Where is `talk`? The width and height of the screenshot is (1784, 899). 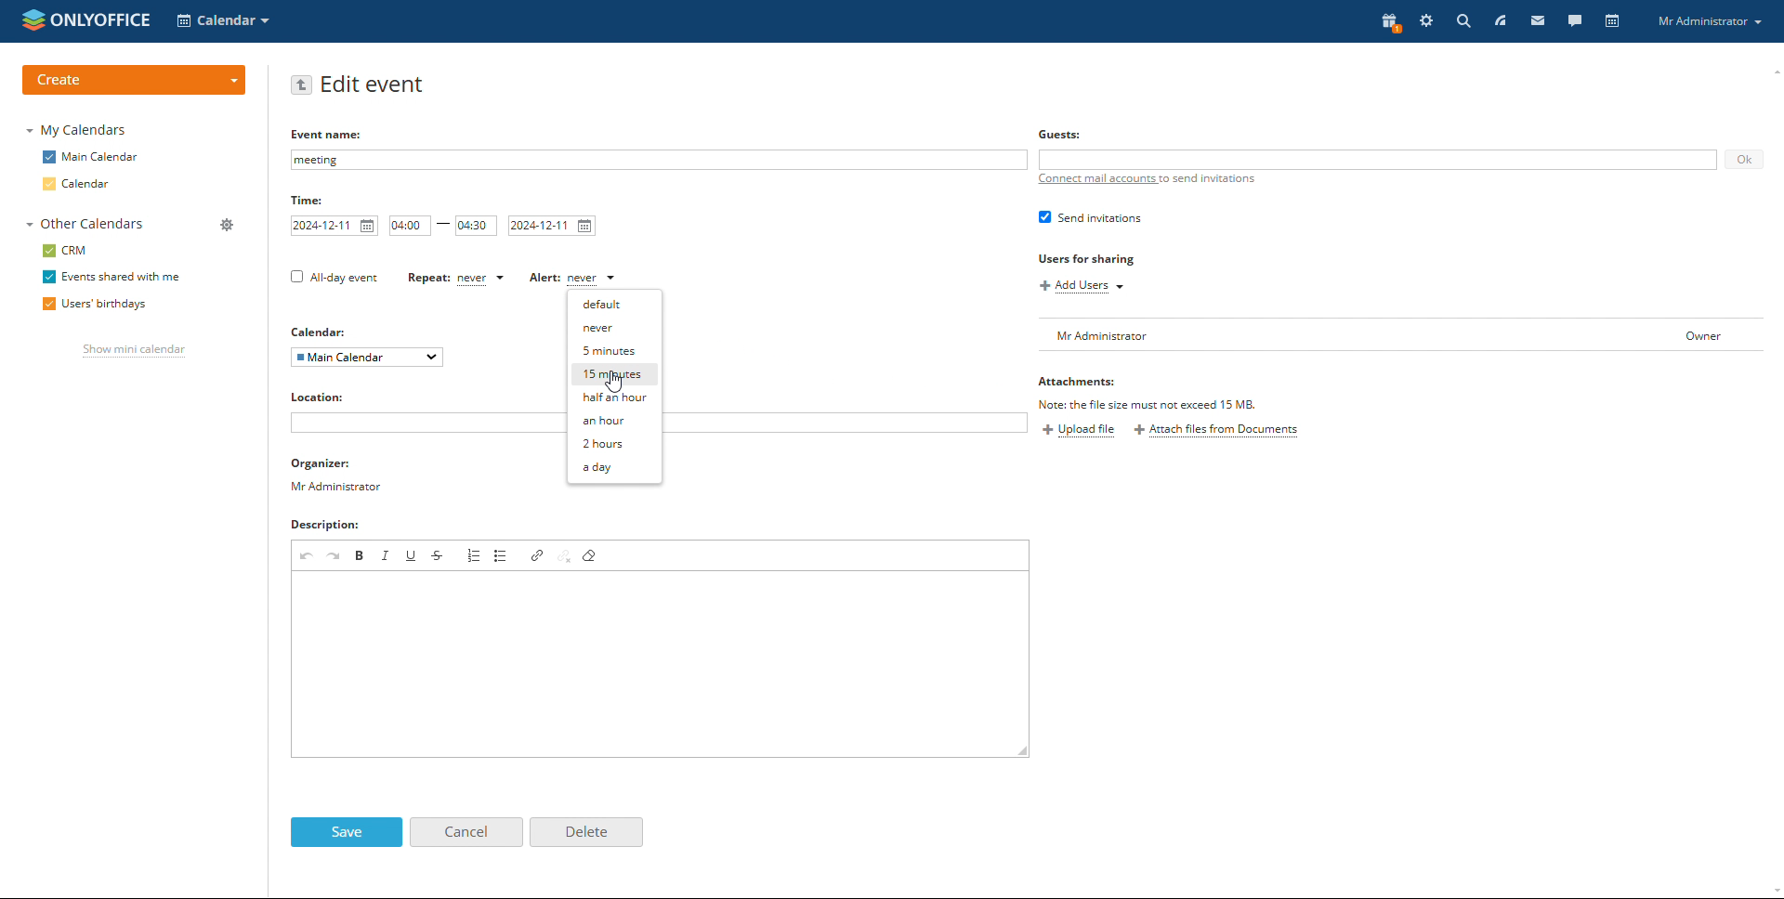 talk is located at coordinates (1573, 21).